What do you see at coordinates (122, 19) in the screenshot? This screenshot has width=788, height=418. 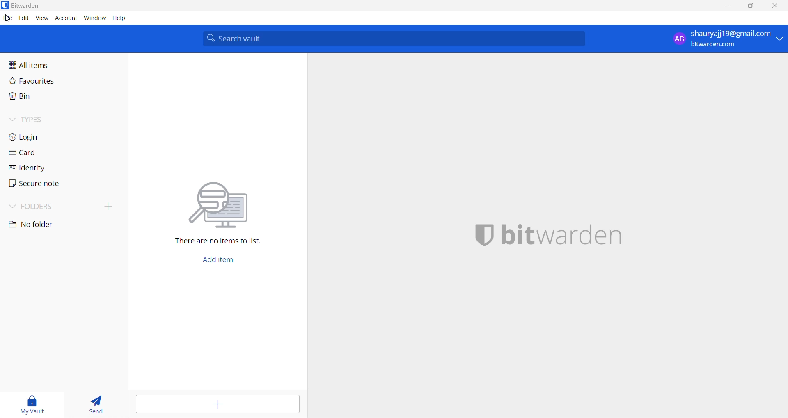 I see `help` at bounding box center [122, 19].